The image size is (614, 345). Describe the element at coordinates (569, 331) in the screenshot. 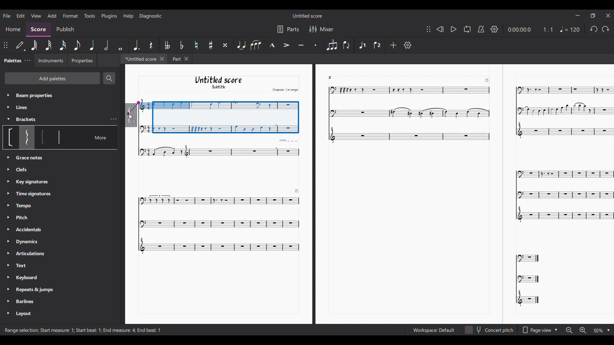

I see `Zoom out` at that location.